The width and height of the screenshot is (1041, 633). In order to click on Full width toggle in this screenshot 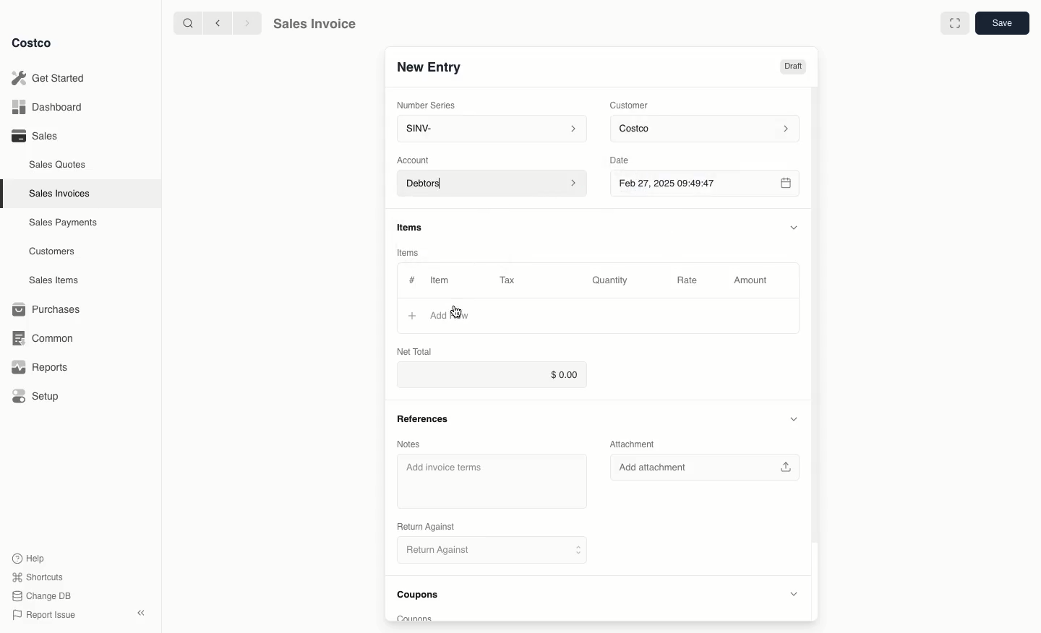, I will do `click(954, 23)`.